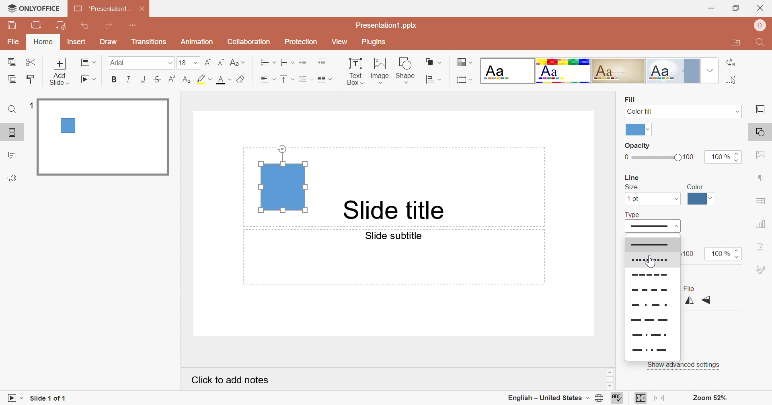 This screenshot has height=405, width=772. Describe the element at coordinates (631, 187) in the screenshot. I see `Size` at that location.